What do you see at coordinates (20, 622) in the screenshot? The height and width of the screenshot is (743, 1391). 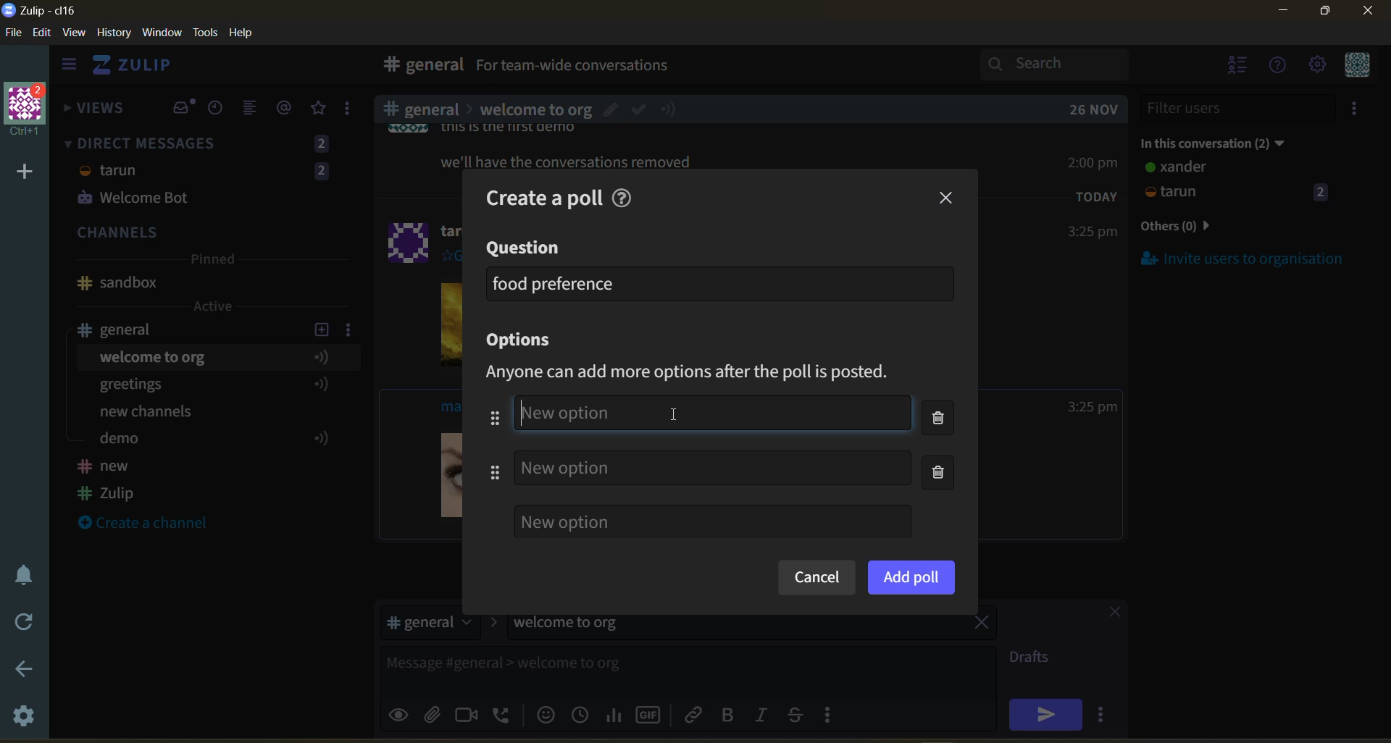 I see `reload` at bounding box center [20, 622].